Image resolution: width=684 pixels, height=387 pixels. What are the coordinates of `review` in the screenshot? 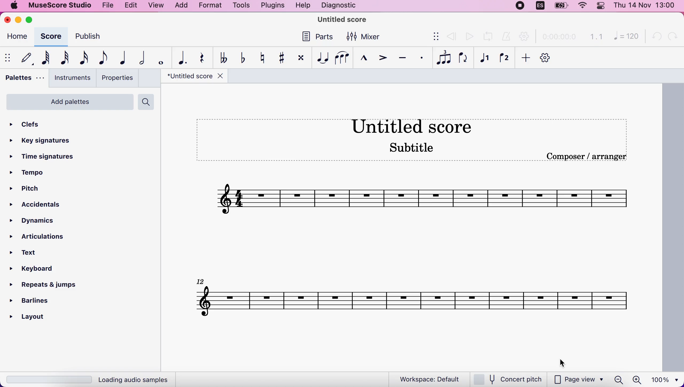 It's located at (451, 37).